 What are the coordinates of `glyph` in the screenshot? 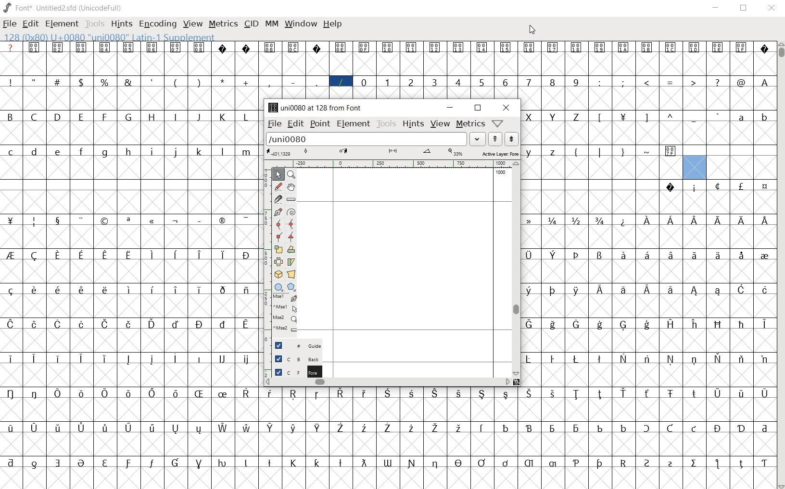 It's located at (765, 220).